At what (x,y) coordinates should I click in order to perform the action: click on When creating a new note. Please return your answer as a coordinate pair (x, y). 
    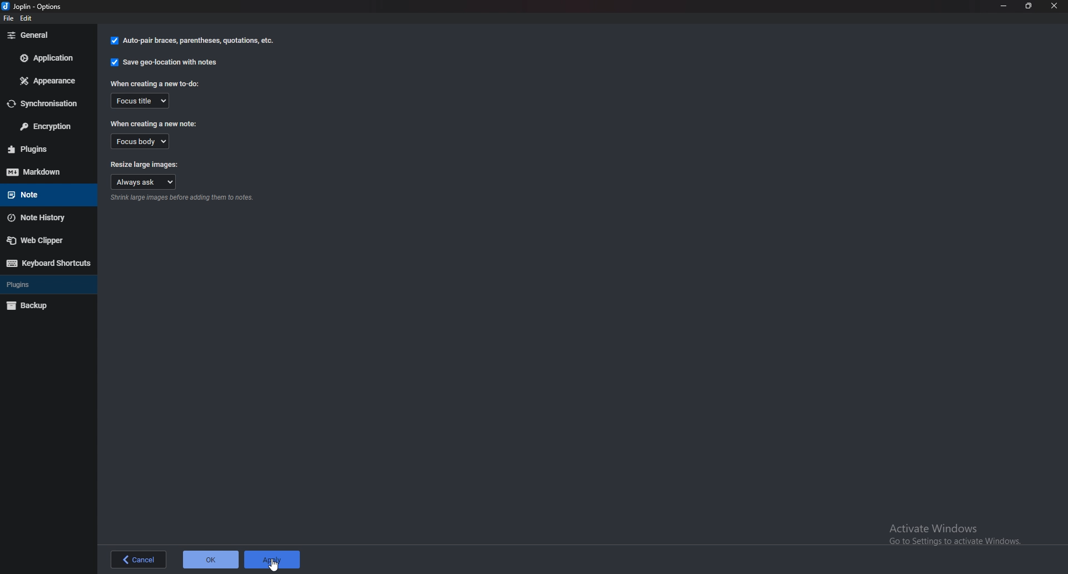
    Looking at the image, I should click on (157, 123).